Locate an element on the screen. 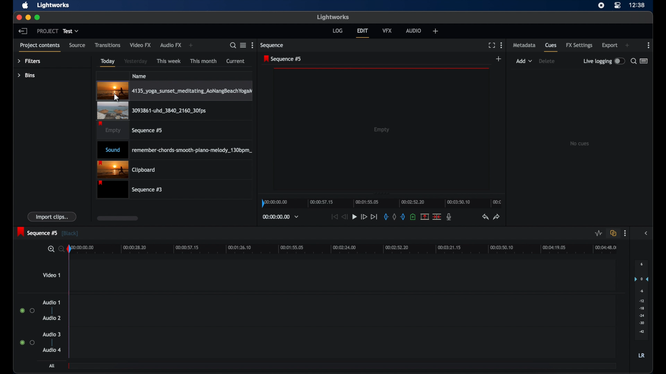  clear all marks is located at coordinates (394, 216).